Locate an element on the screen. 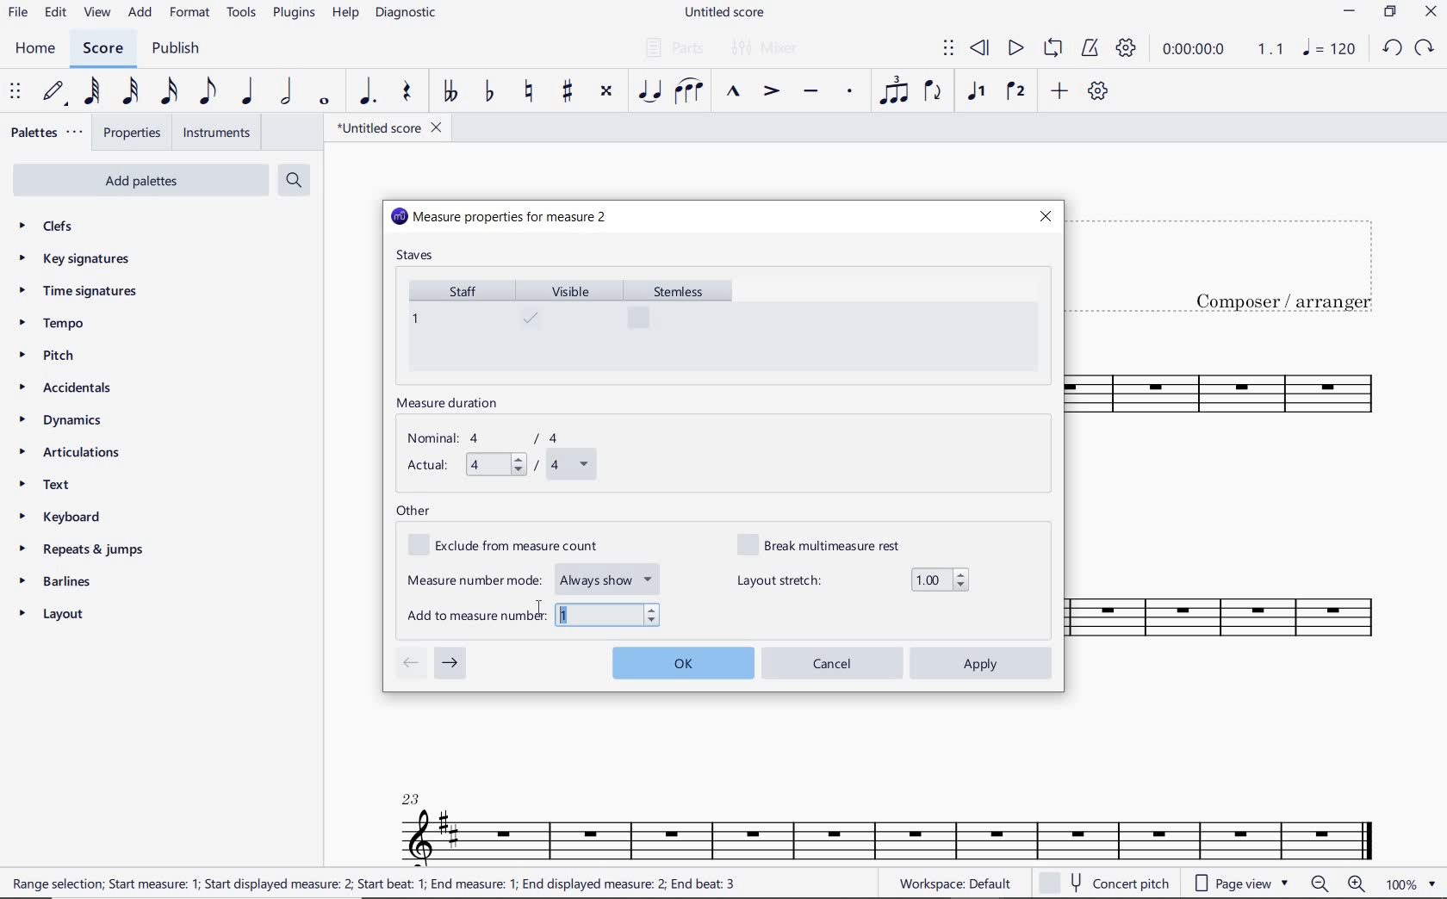  FILE NAME is located at coordinates (728, 13).